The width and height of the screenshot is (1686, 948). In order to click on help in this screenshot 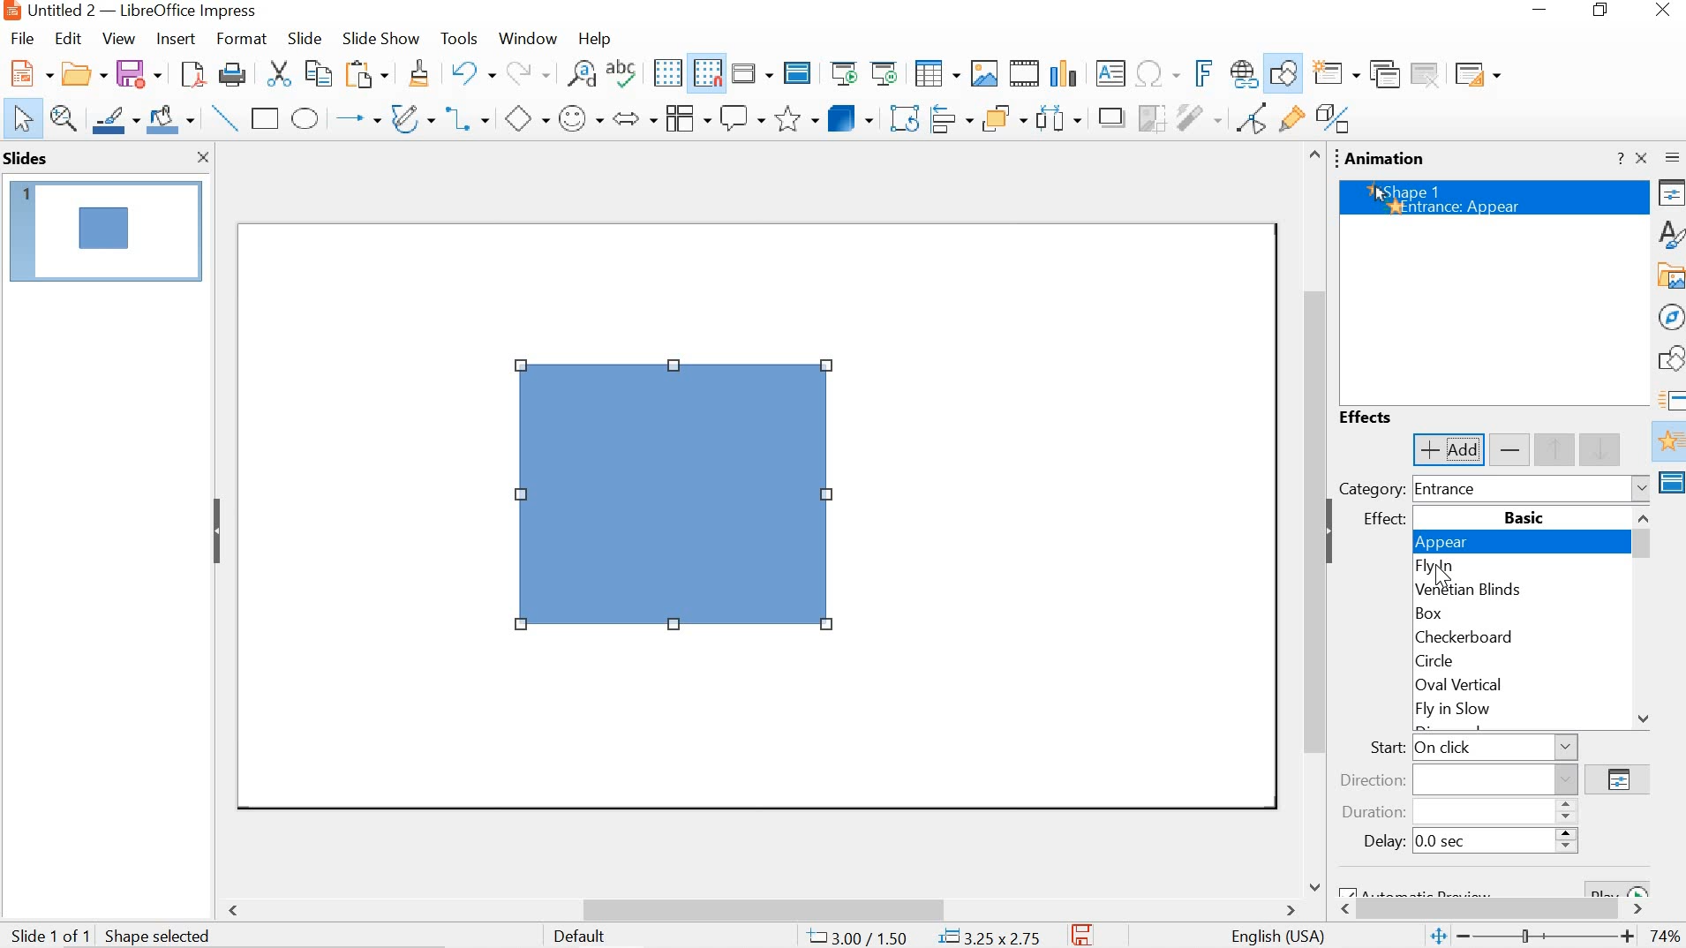, I will do `click(1620, 160)`.